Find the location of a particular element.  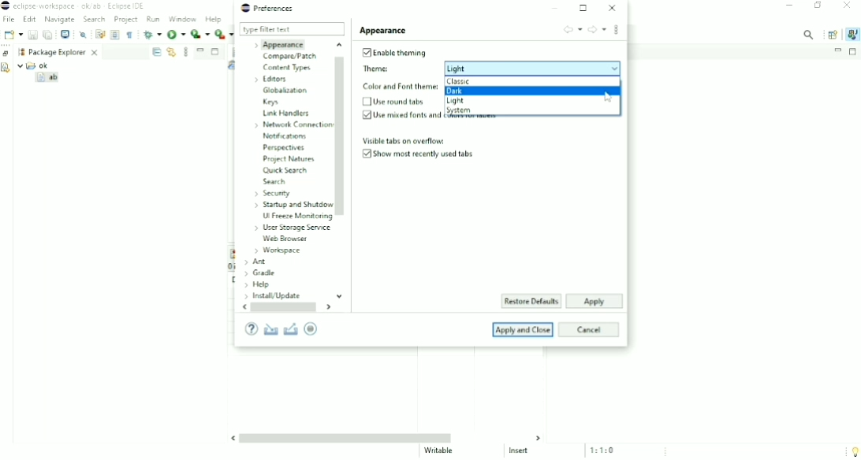

Back is located at coordinates (573, 28).